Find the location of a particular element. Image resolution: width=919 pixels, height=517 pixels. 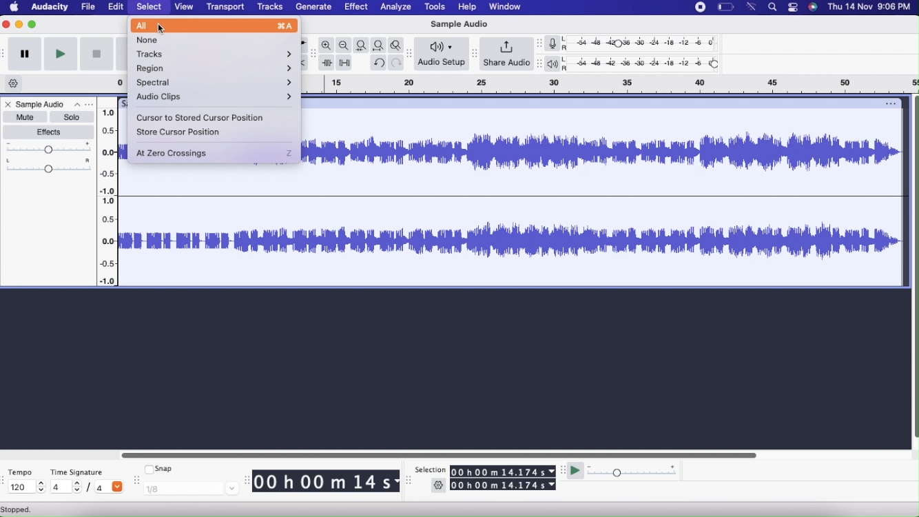

Audacity is located at coordinates (50, 7).